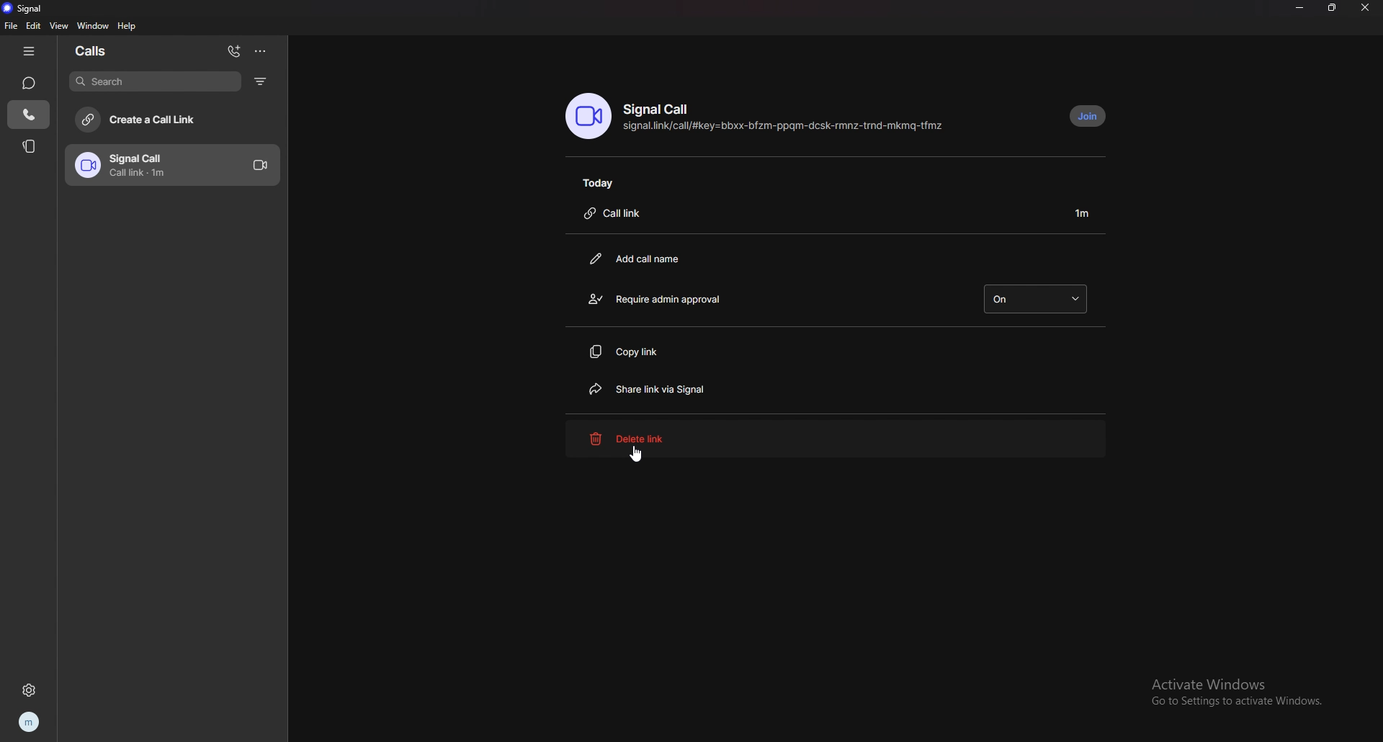 This screenshot has height=742, width=1383. I want to click on profile, so click(31, 722).